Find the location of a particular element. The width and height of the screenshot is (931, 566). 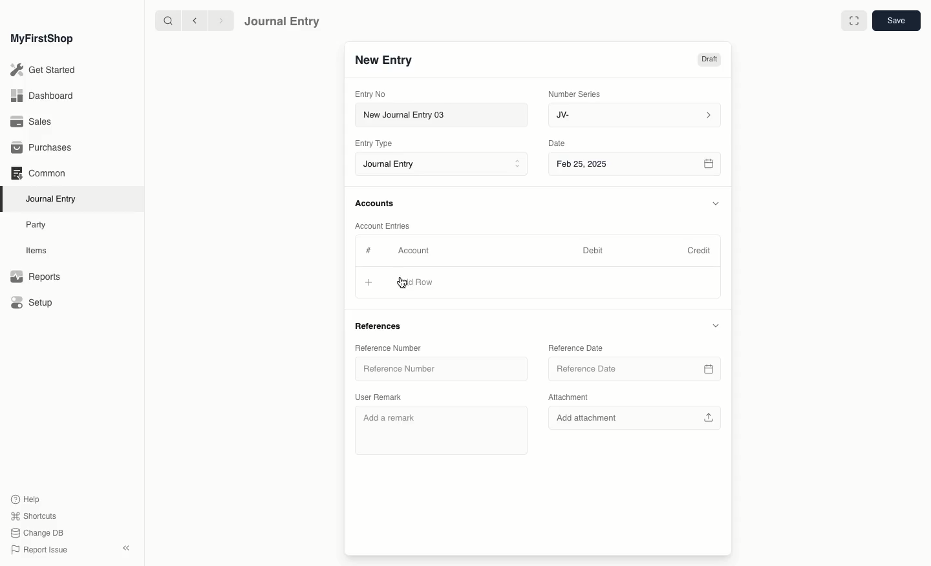

Setup is located at coordinates (33, 304).